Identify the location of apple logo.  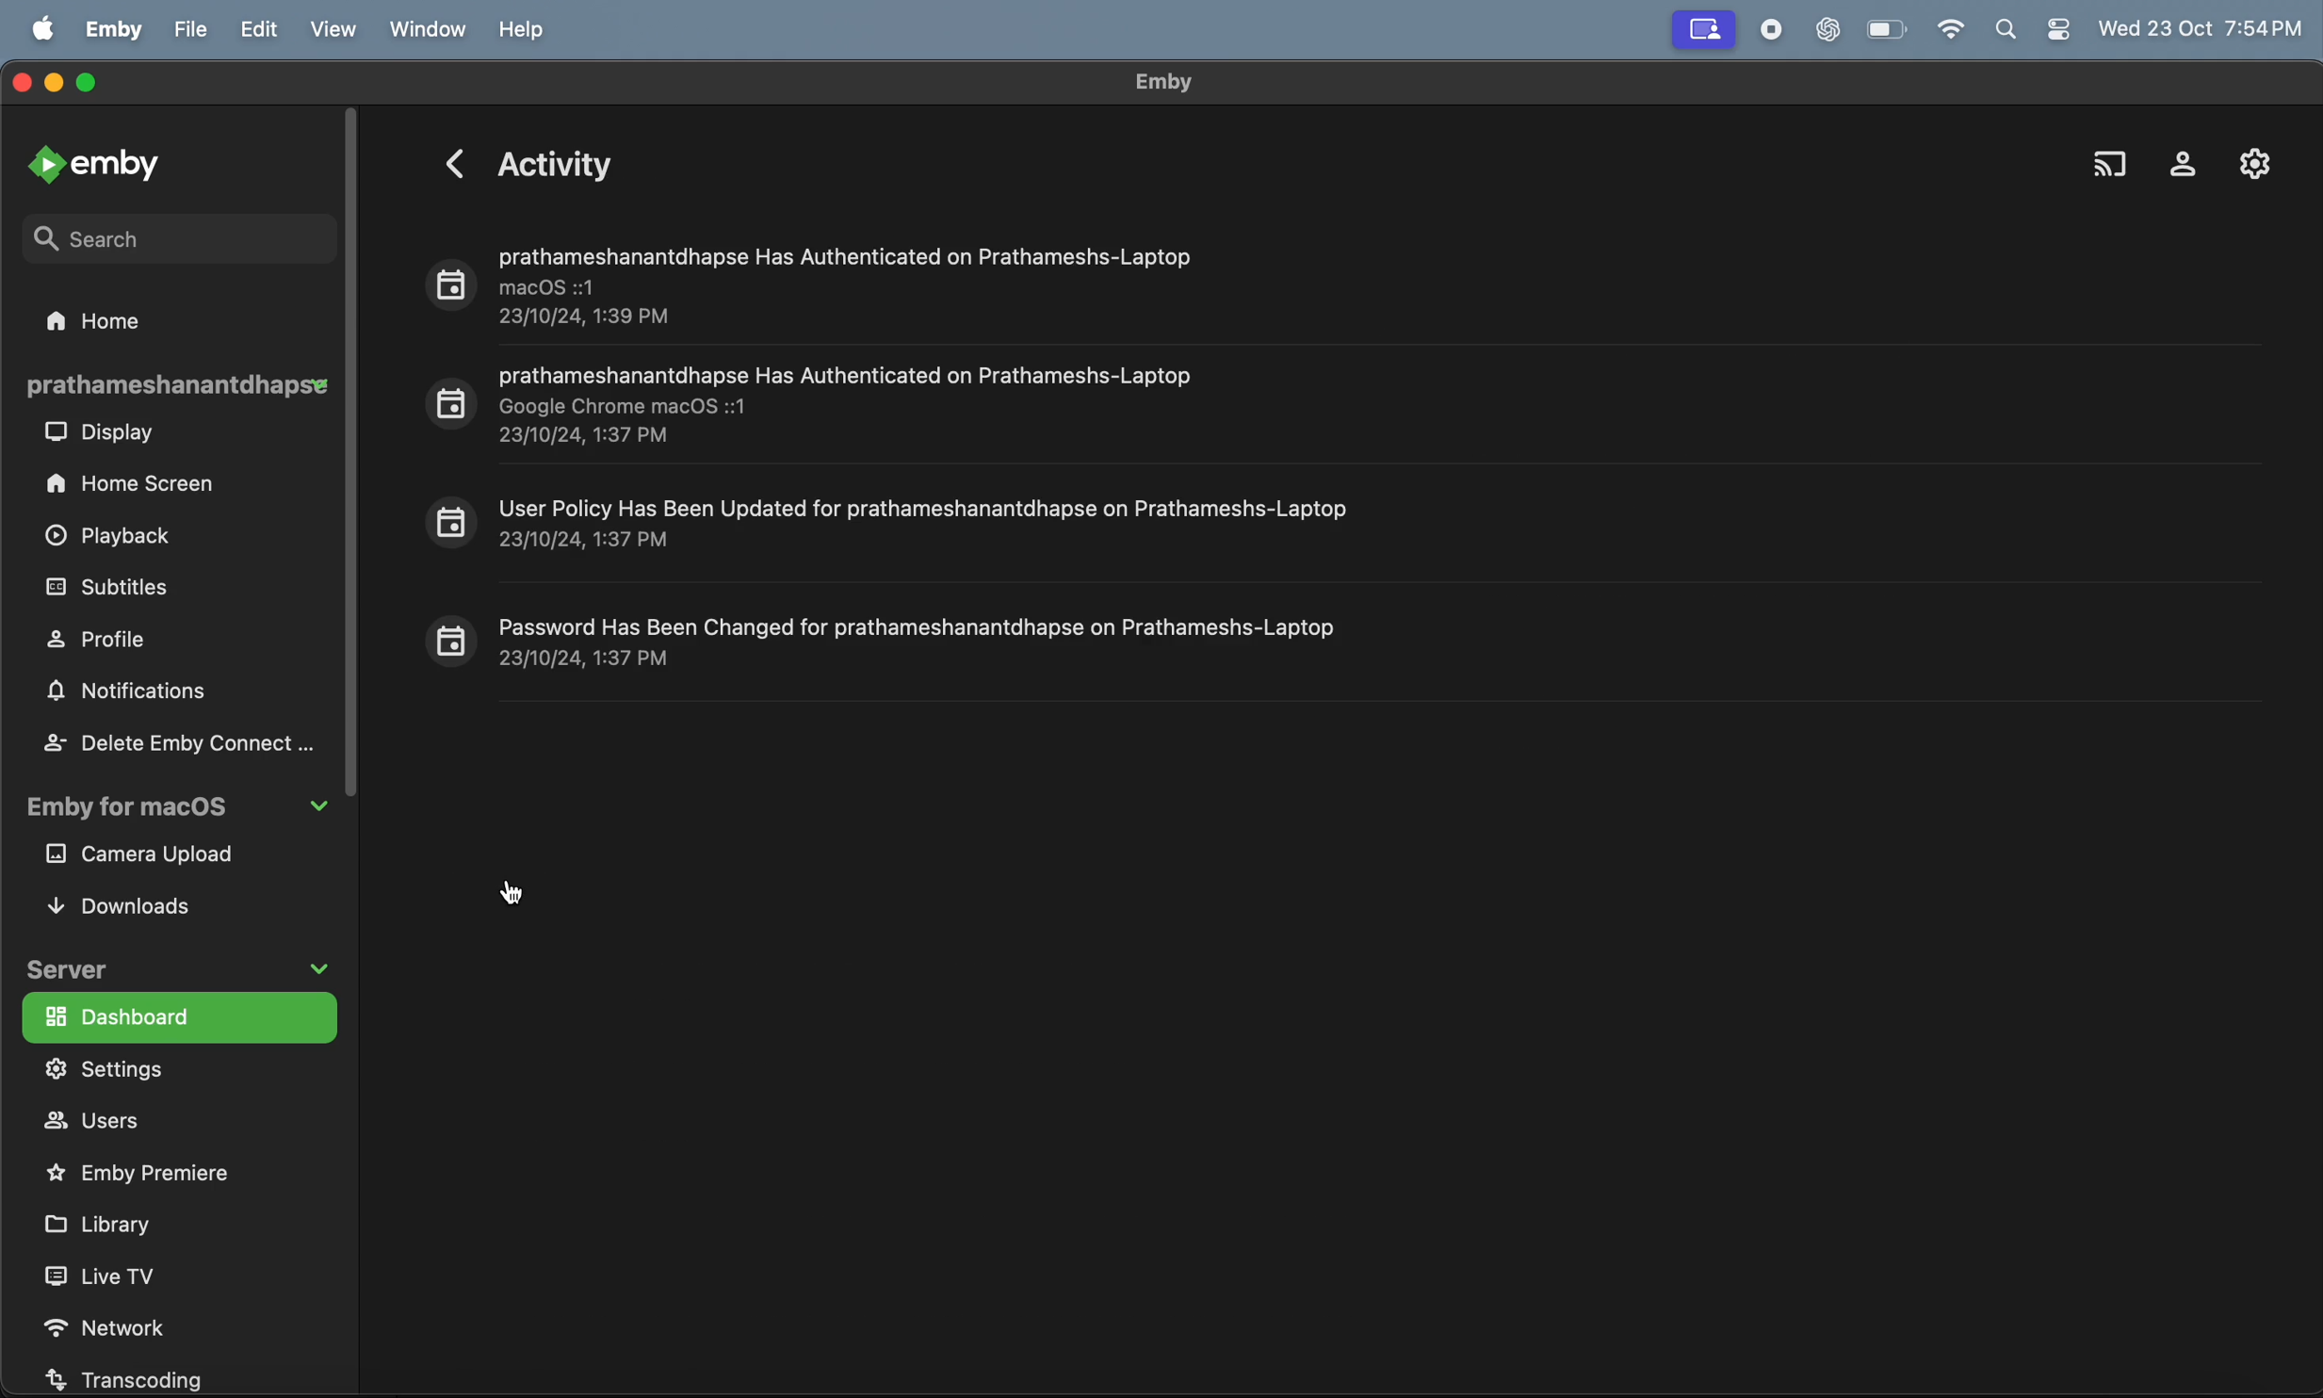
(45, 27).